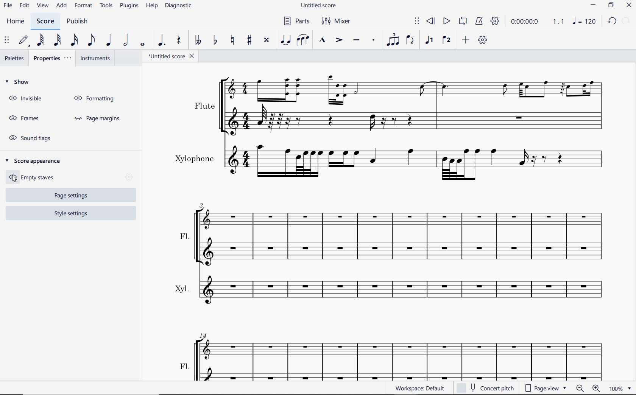 This screenshot has width=636, height=395. I want to click on VOICE 2, so click(446, 40).